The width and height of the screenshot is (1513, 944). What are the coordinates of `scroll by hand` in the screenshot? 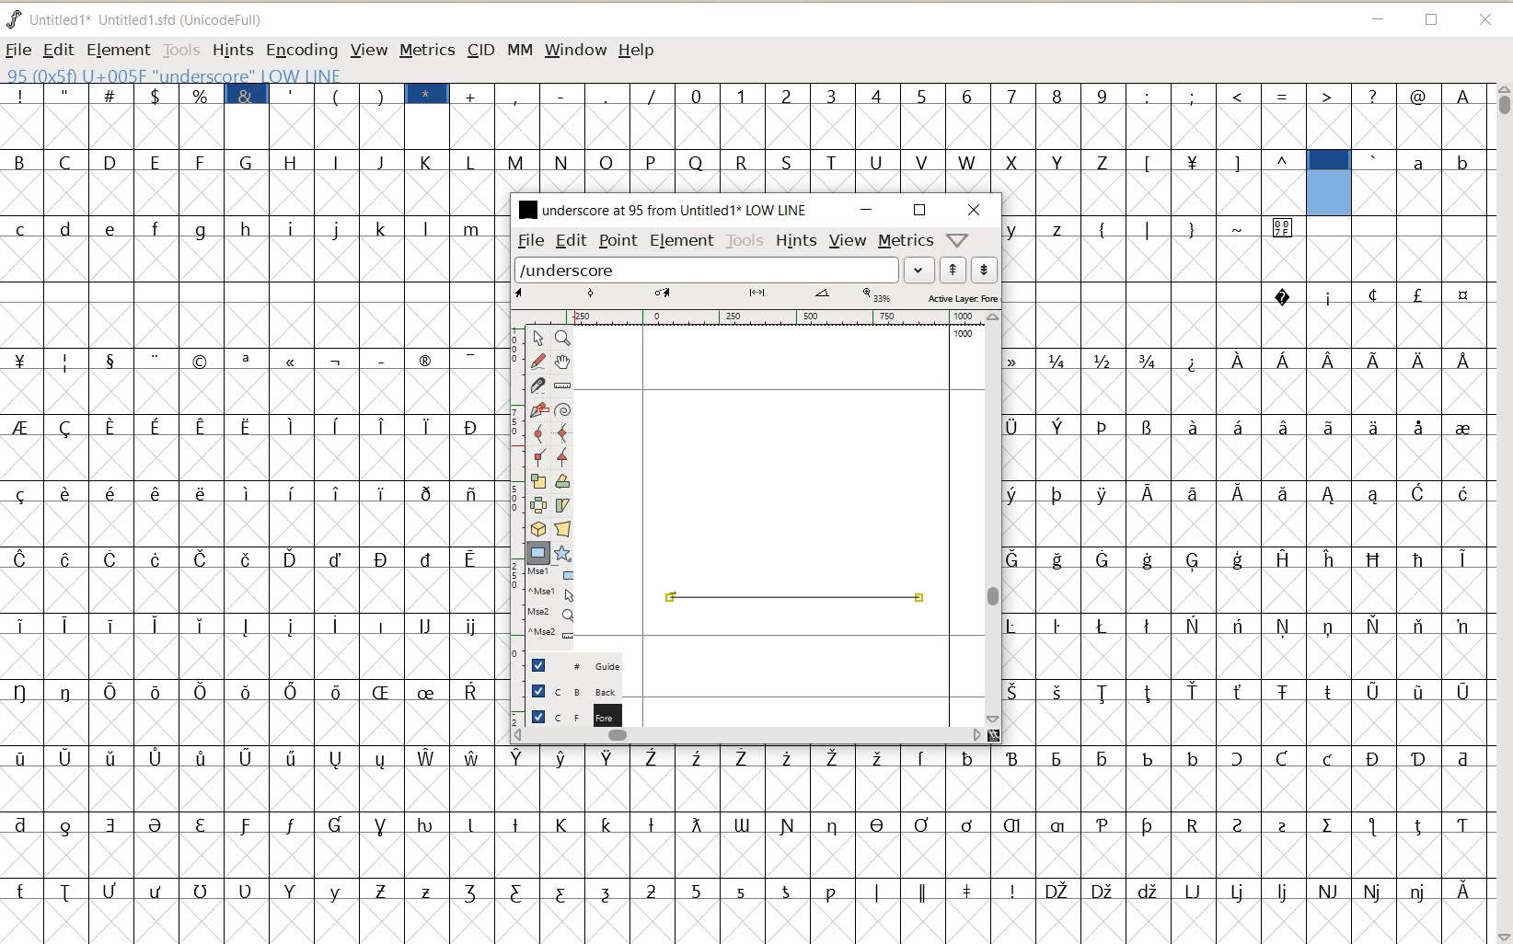 It's located at (564, 362).